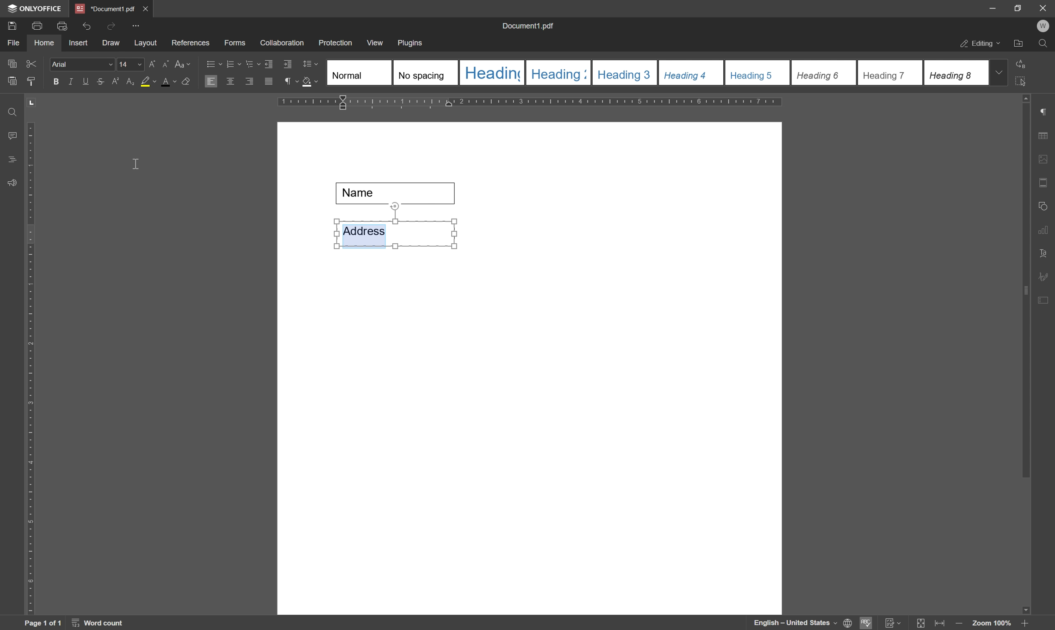 The image size is (1055, 630). I want to click on protection, so click(336, 42).